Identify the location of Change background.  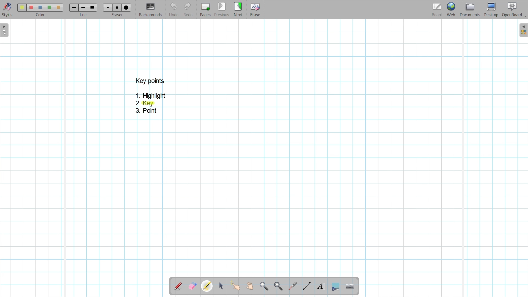
(150, 10).